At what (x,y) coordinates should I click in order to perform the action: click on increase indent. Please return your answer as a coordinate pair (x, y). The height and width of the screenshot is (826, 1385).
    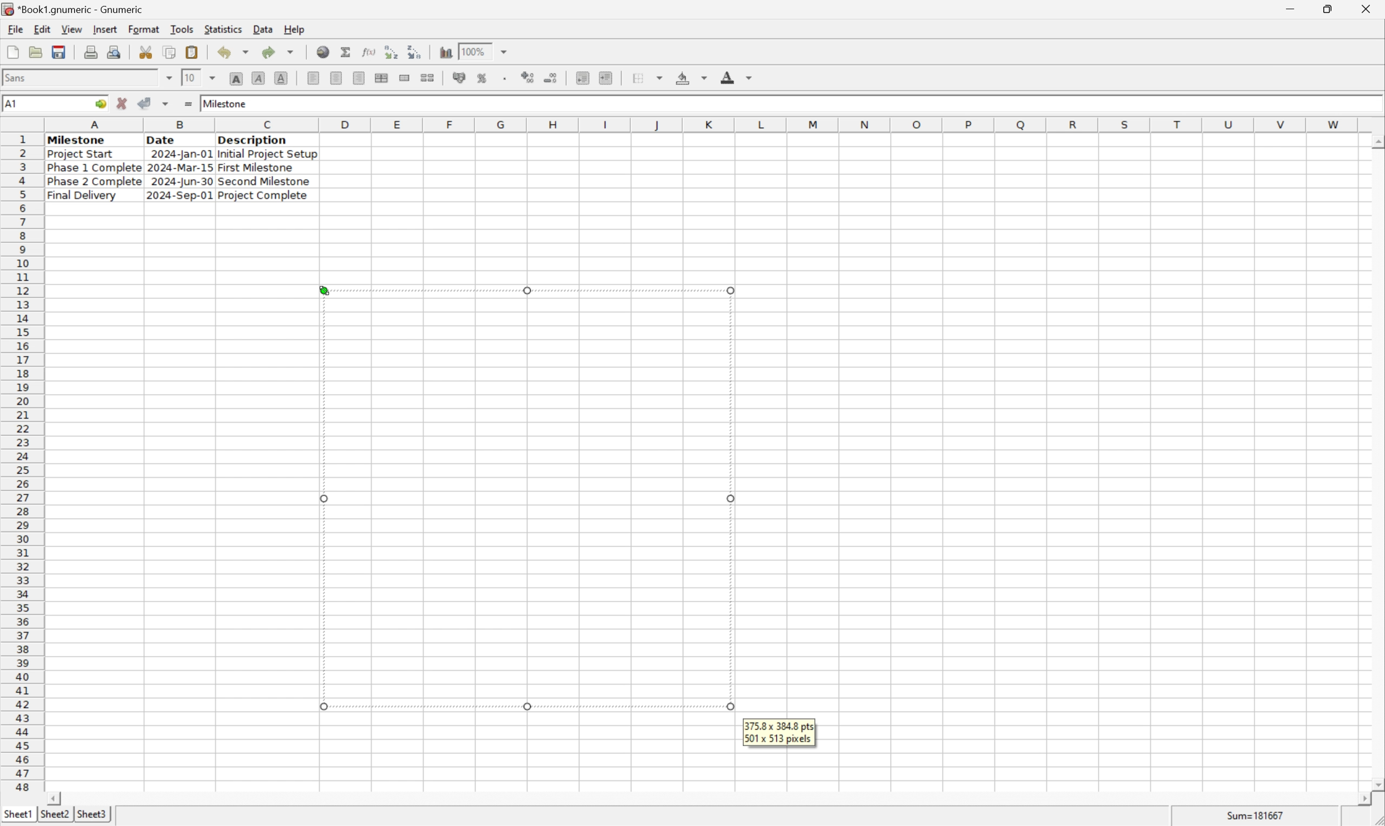
    Looking at the image, I should click on (609, 78).